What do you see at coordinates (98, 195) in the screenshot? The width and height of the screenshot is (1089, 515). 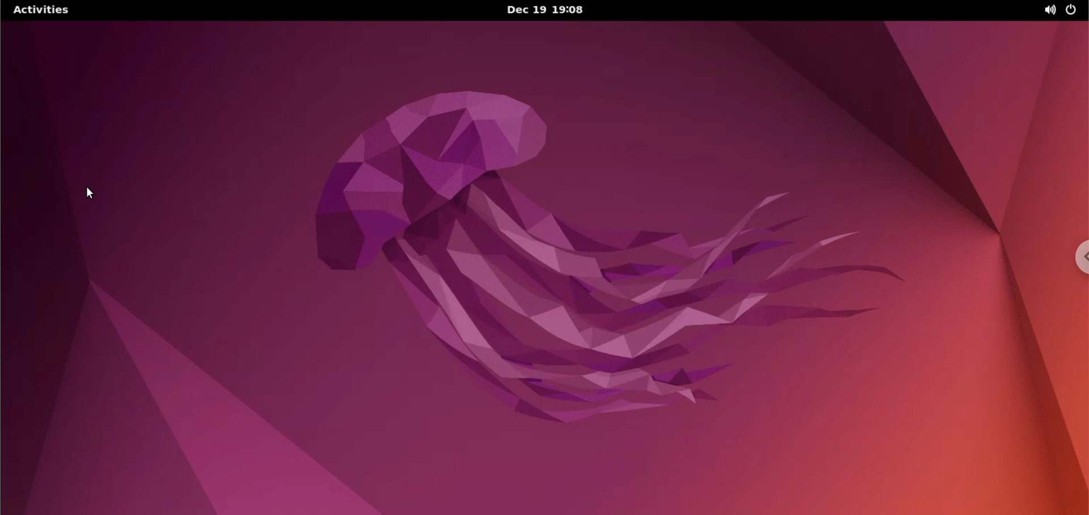 I see `cursor` at bounding box center [98, 195].